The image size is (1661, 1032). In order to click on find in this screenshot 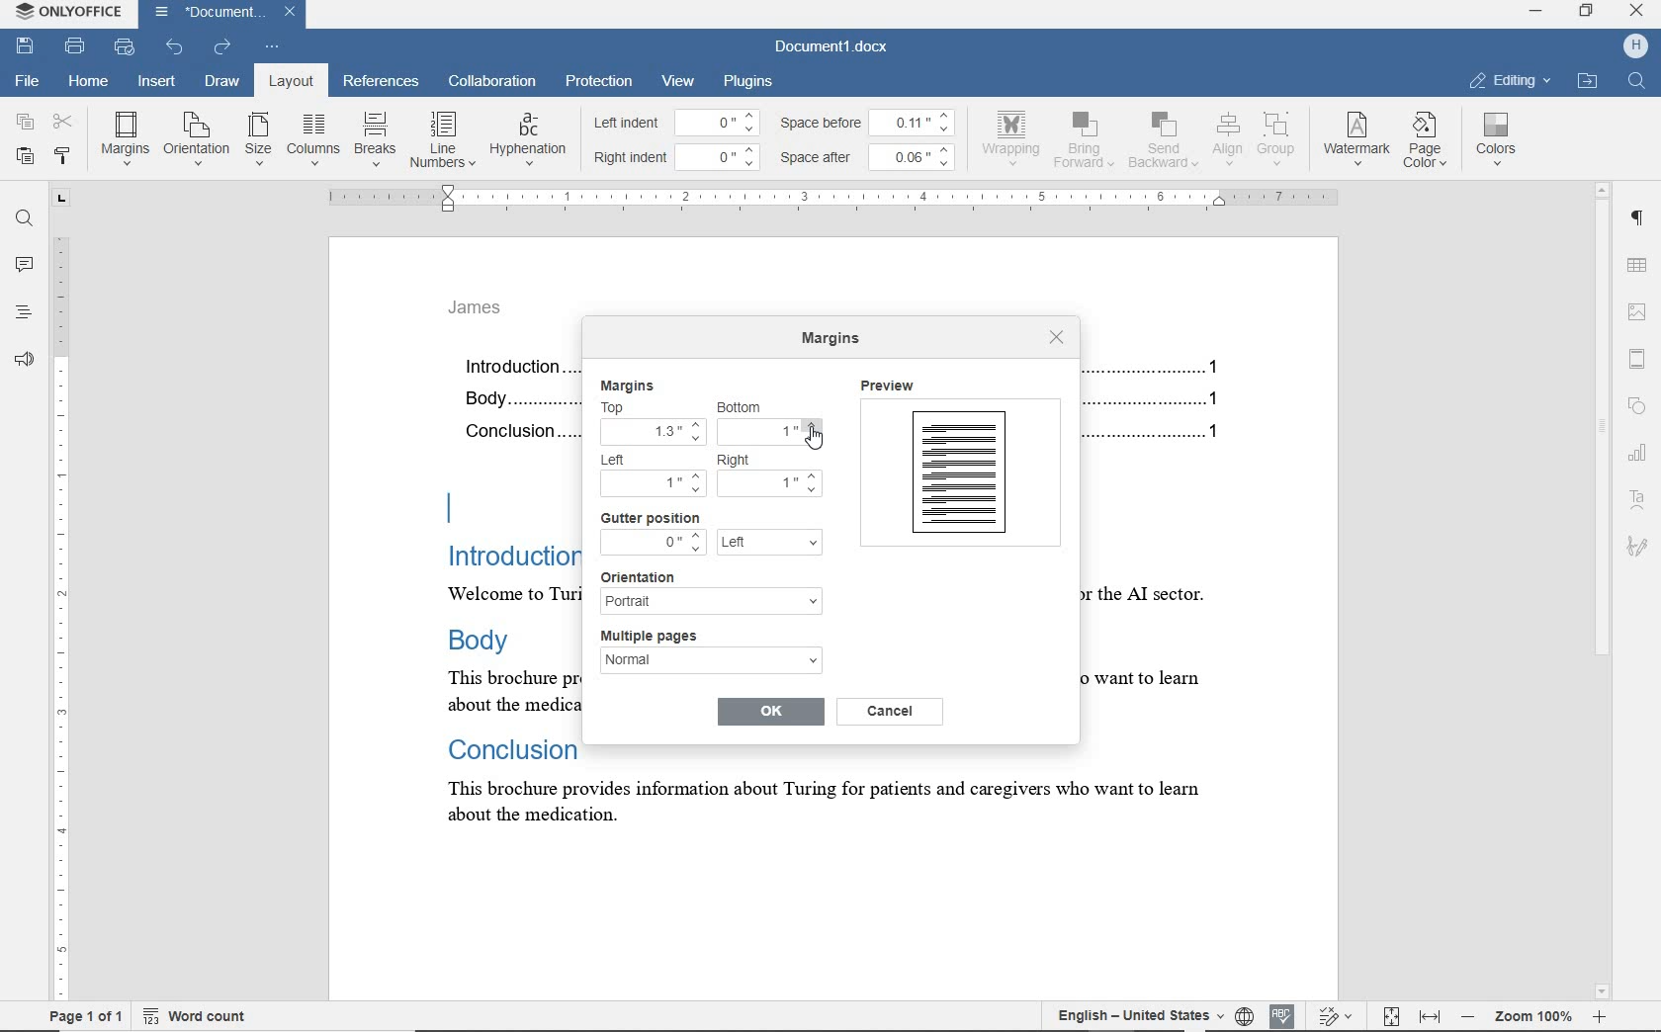, I will do `click(1635, 83)`.